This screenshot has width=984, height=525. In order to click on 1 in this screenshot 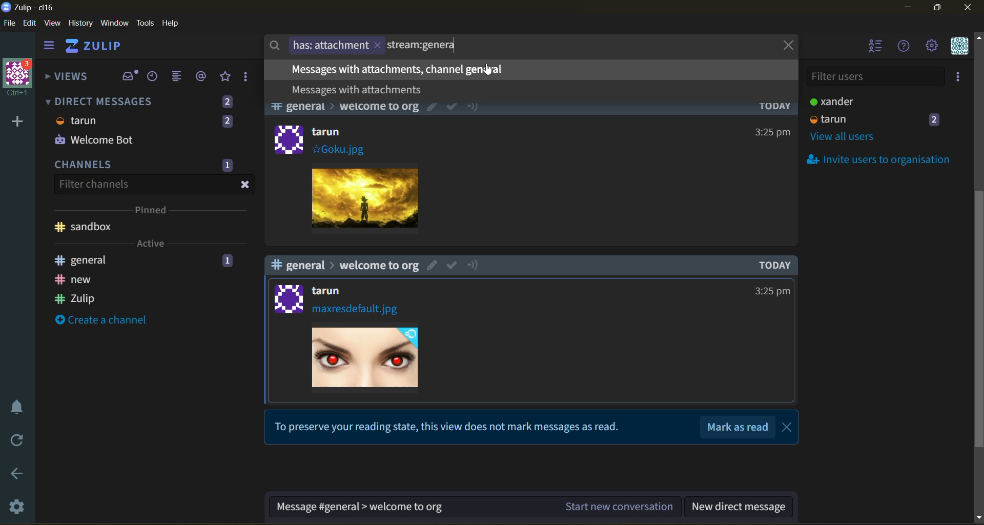, I will do `click(227, 262)`.